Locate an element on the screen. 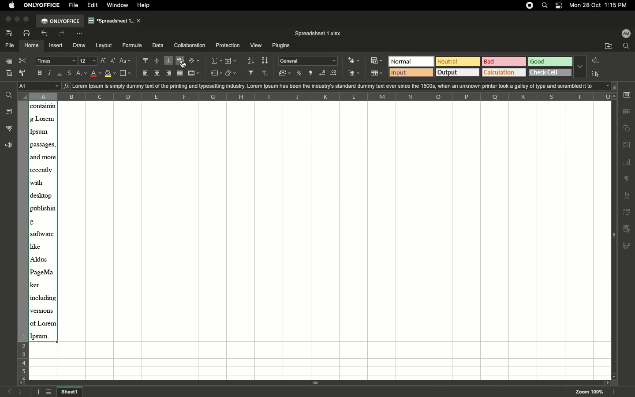  Insert function is located at coordinates (66, 86).